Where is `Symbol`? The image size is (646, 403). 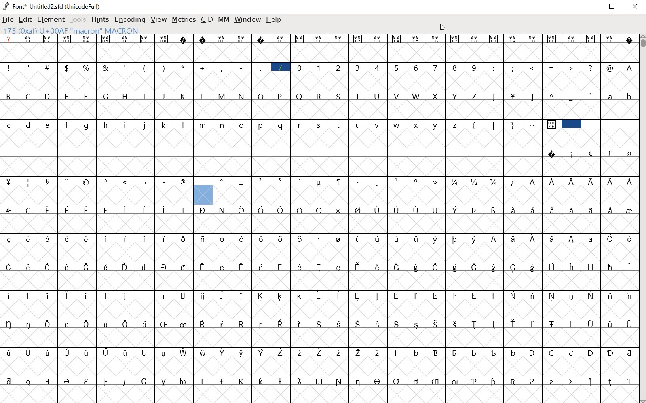 Symbol is located at coordinates (203, 267).